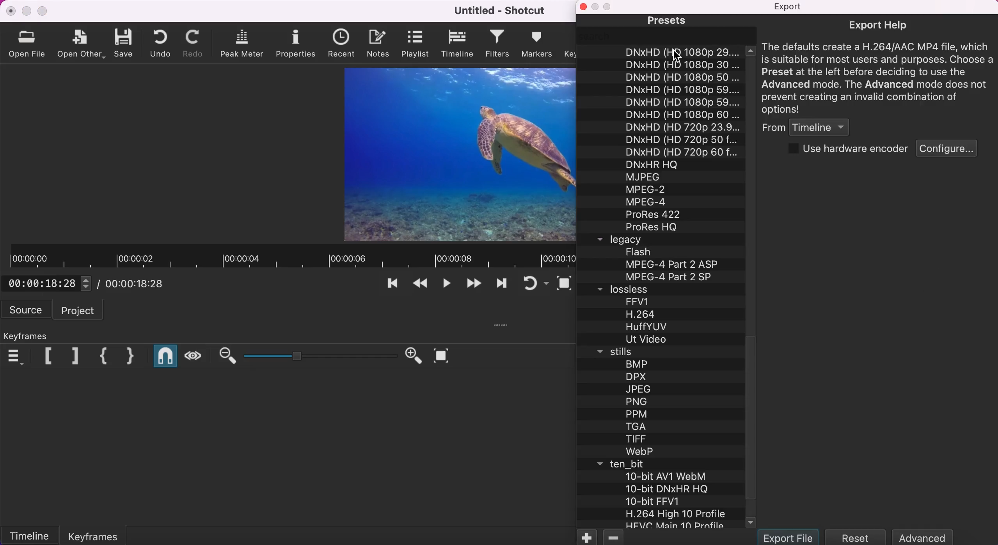 The height and width of the screenshot is (545, 998). I want to click on clip duration/timeline, so click(288, 257).